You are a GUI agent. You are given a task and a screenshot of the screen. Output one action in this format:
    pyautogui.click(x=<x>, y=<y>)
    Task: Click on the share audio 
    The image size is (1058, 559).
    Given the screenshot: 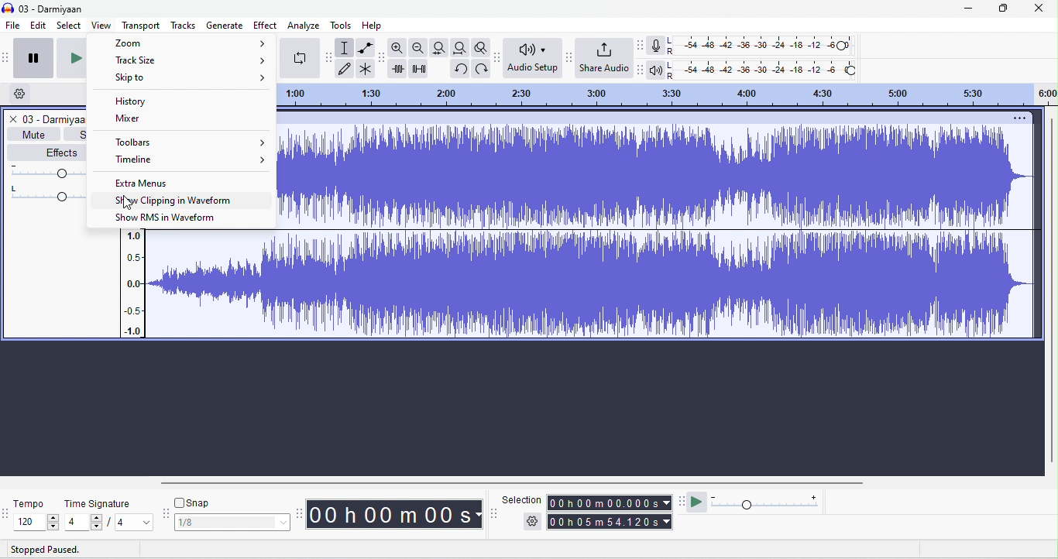 What is the action you would take?
    pyautogui.click(x=606, y=57)
    